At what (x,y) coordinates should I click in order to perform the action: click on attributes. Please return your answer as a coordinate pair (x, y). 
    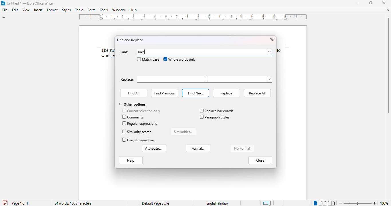
    Looking at the image, I should click on (155, 148).